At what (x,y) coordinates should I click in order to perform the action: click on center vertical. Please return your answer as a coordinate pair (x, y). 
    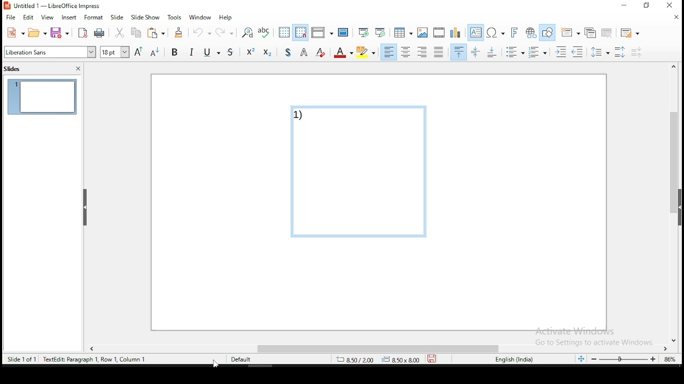
    Looking at the image, I should click on (477, 53).